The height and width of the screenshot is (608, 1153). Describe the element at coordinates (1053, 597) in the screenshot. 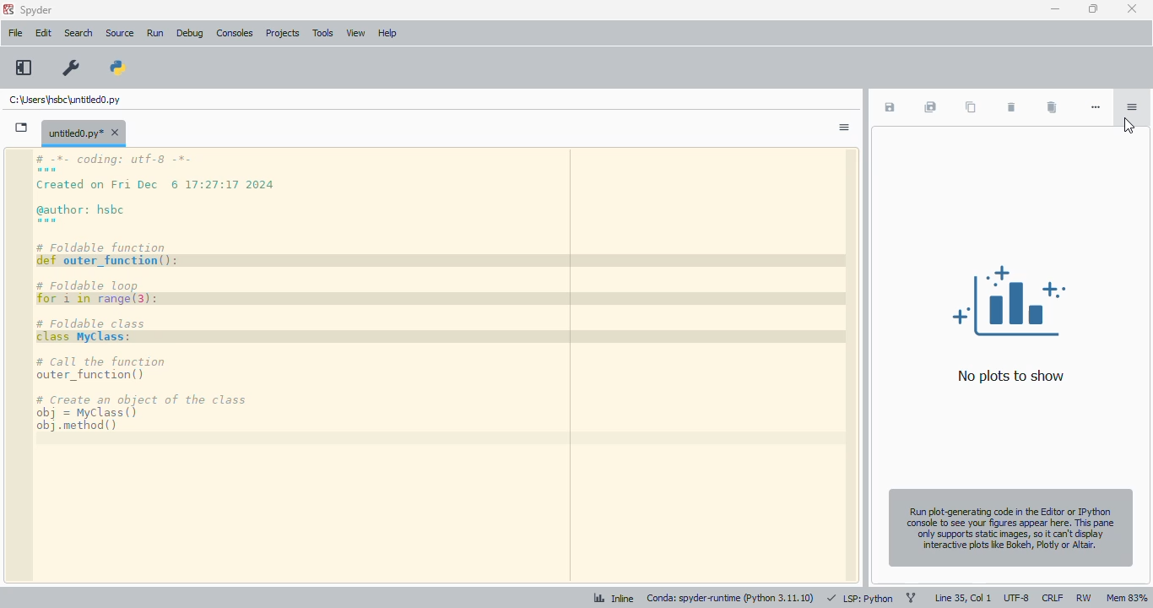

I see `CRLF` at that location.